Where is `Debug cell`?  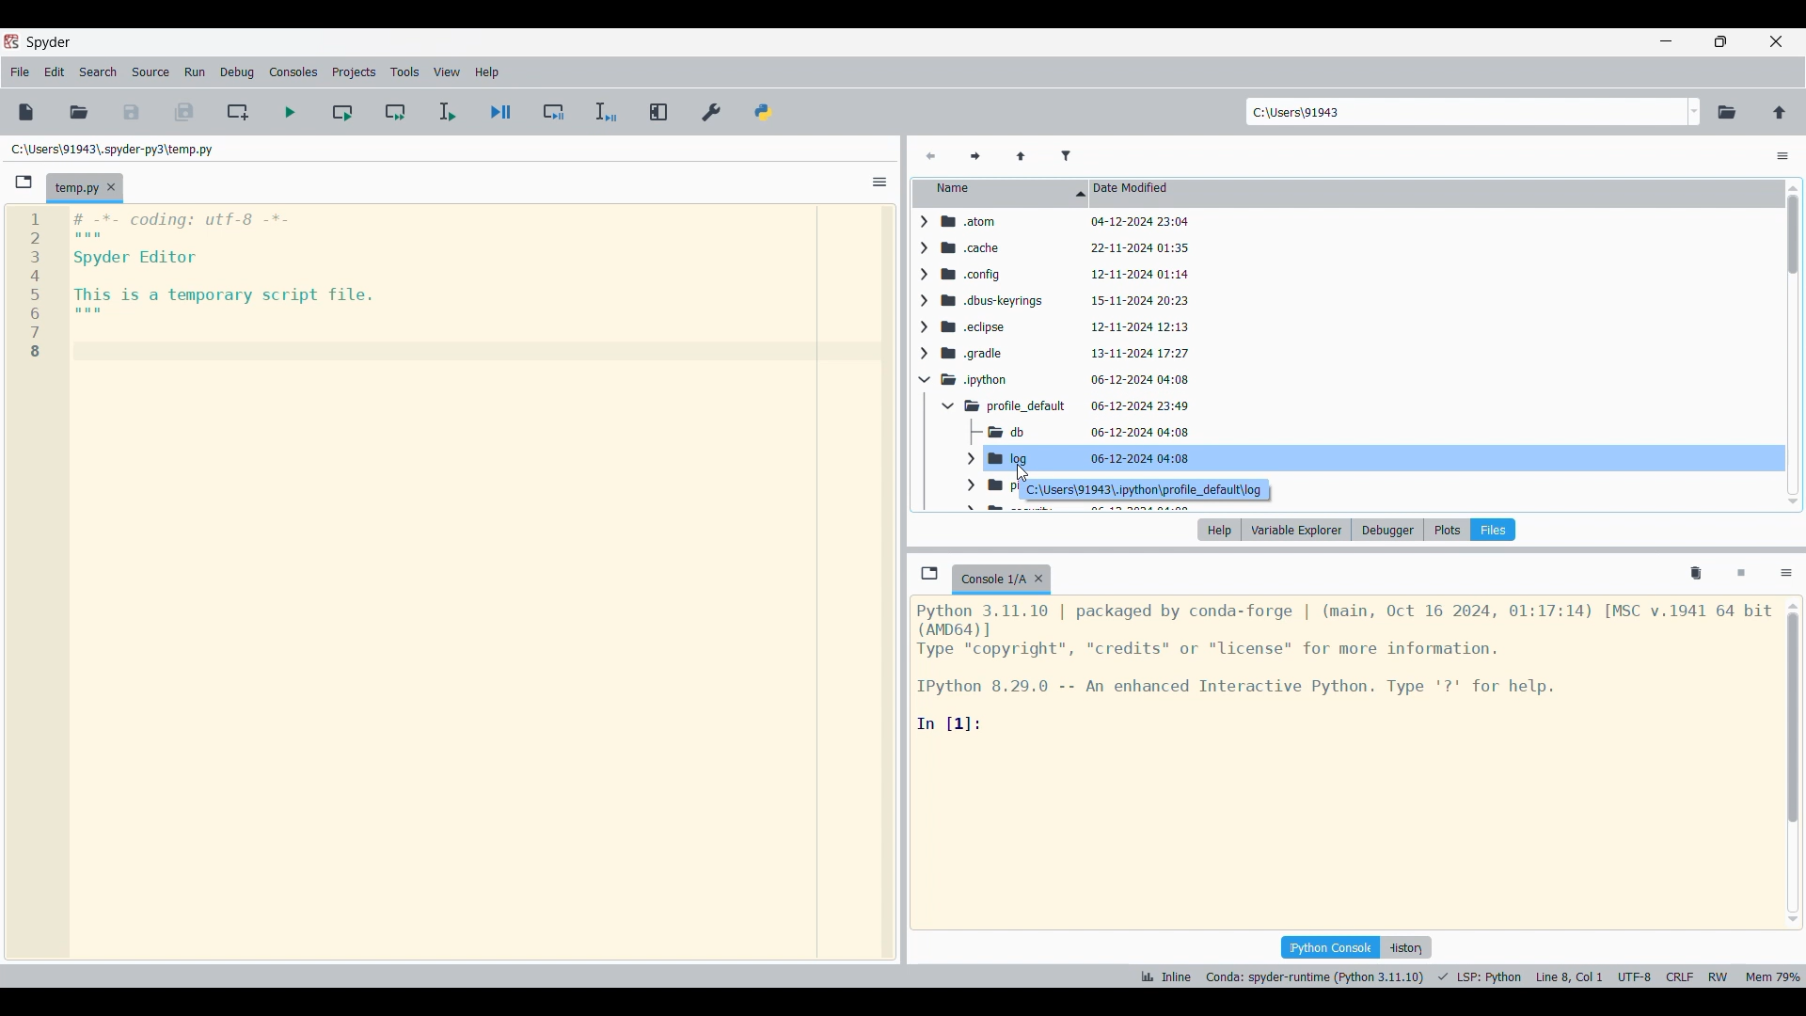 Debug cell is located at coordinates (554, 111).